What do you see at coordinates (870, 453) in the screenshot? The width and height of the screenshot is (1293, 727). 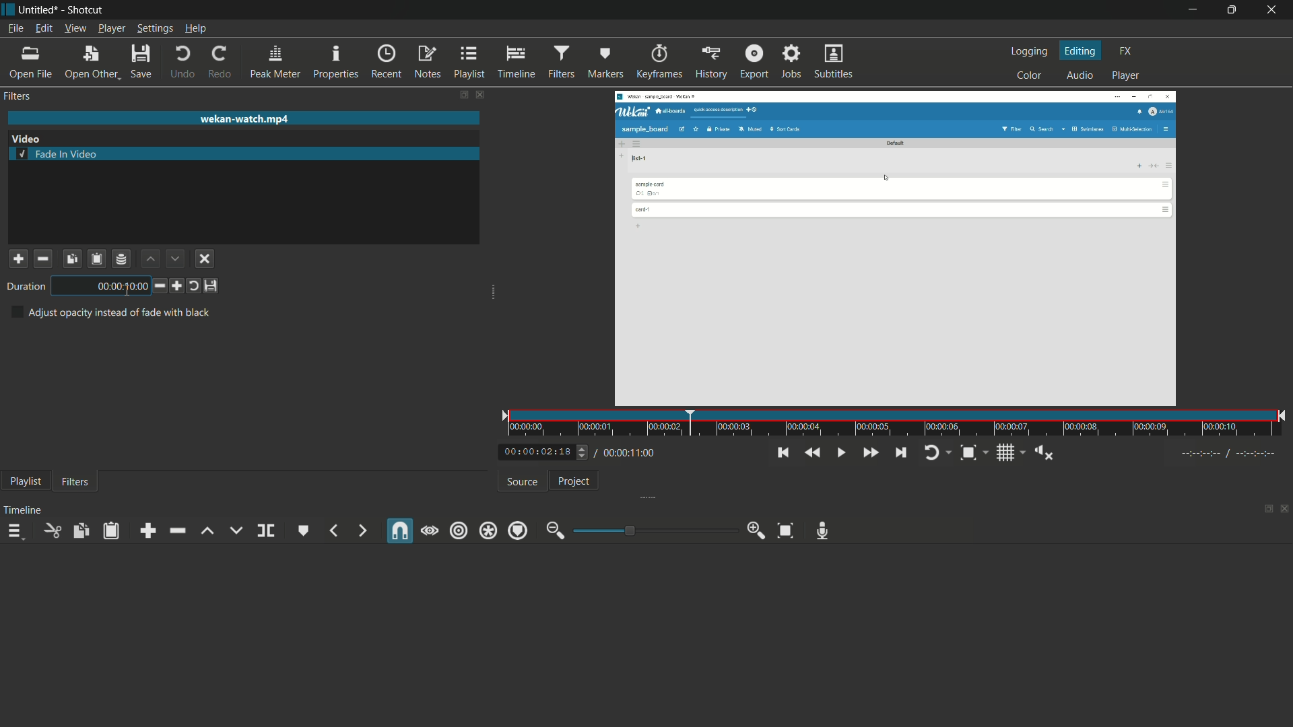 I see `quickly play forward` at bounding box center [870, 453].